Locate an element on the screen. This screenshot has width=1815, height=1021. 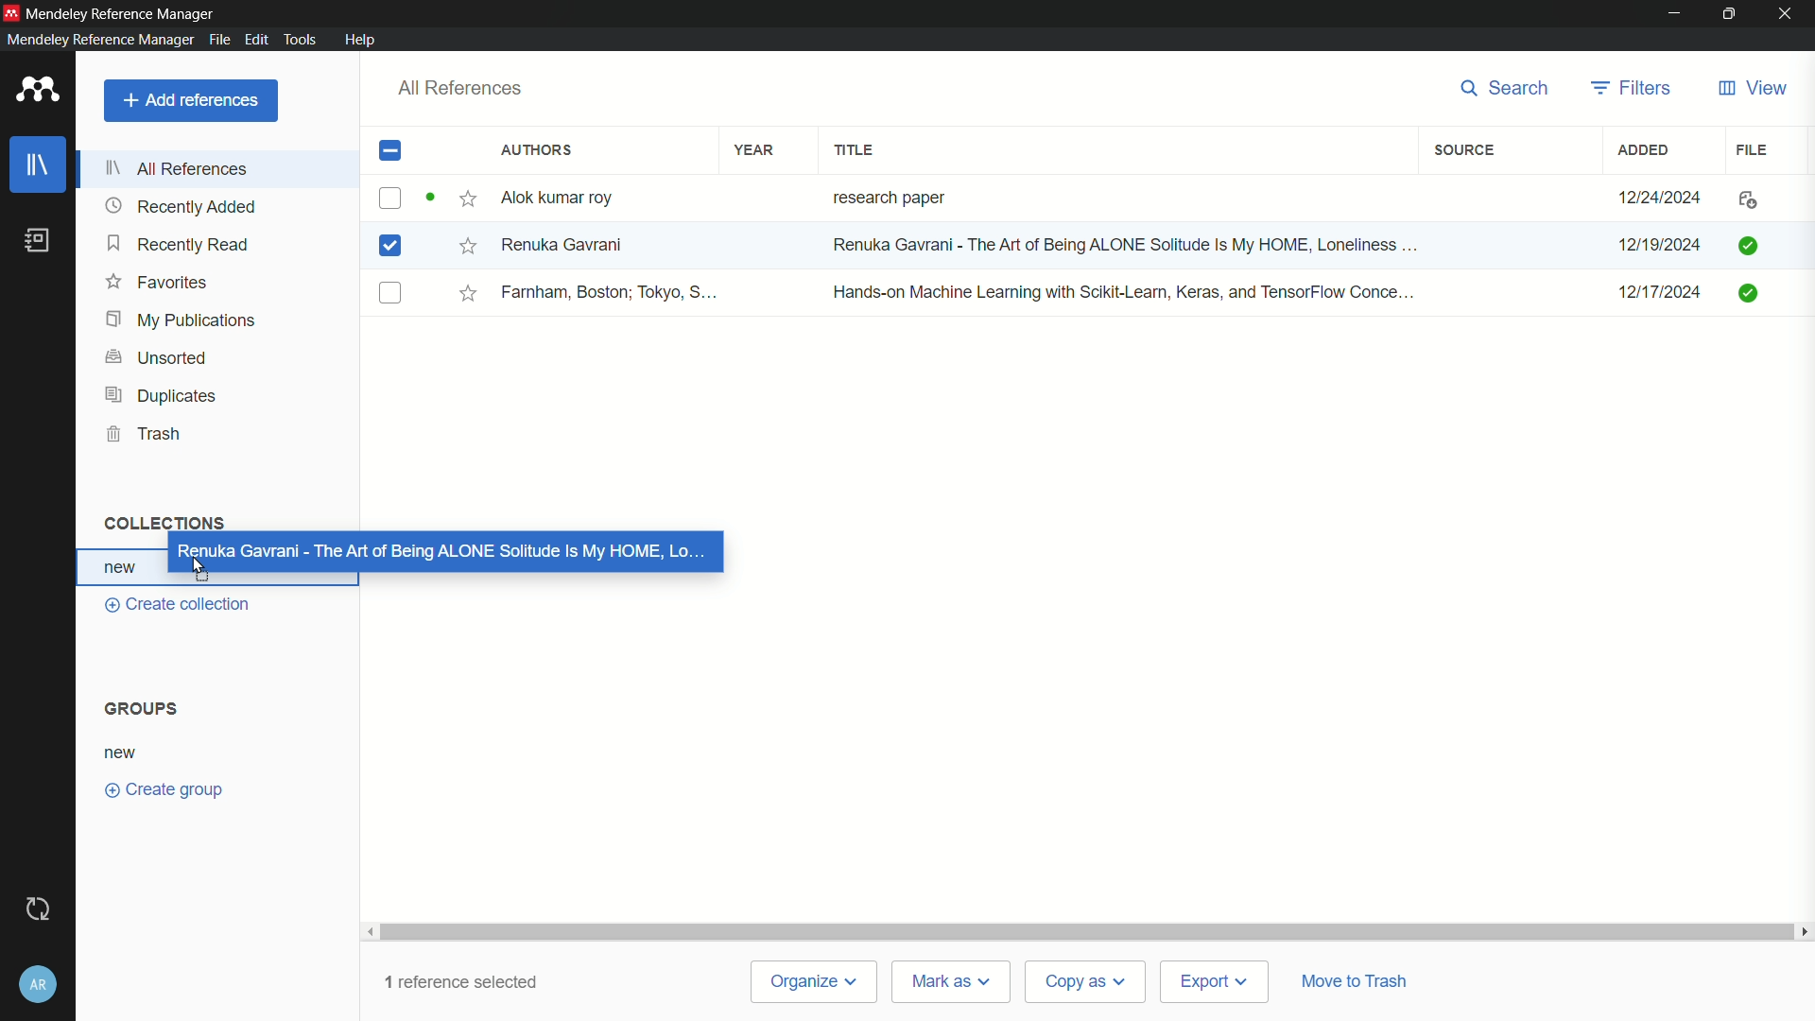
add references is located at coordinates (189, 102).